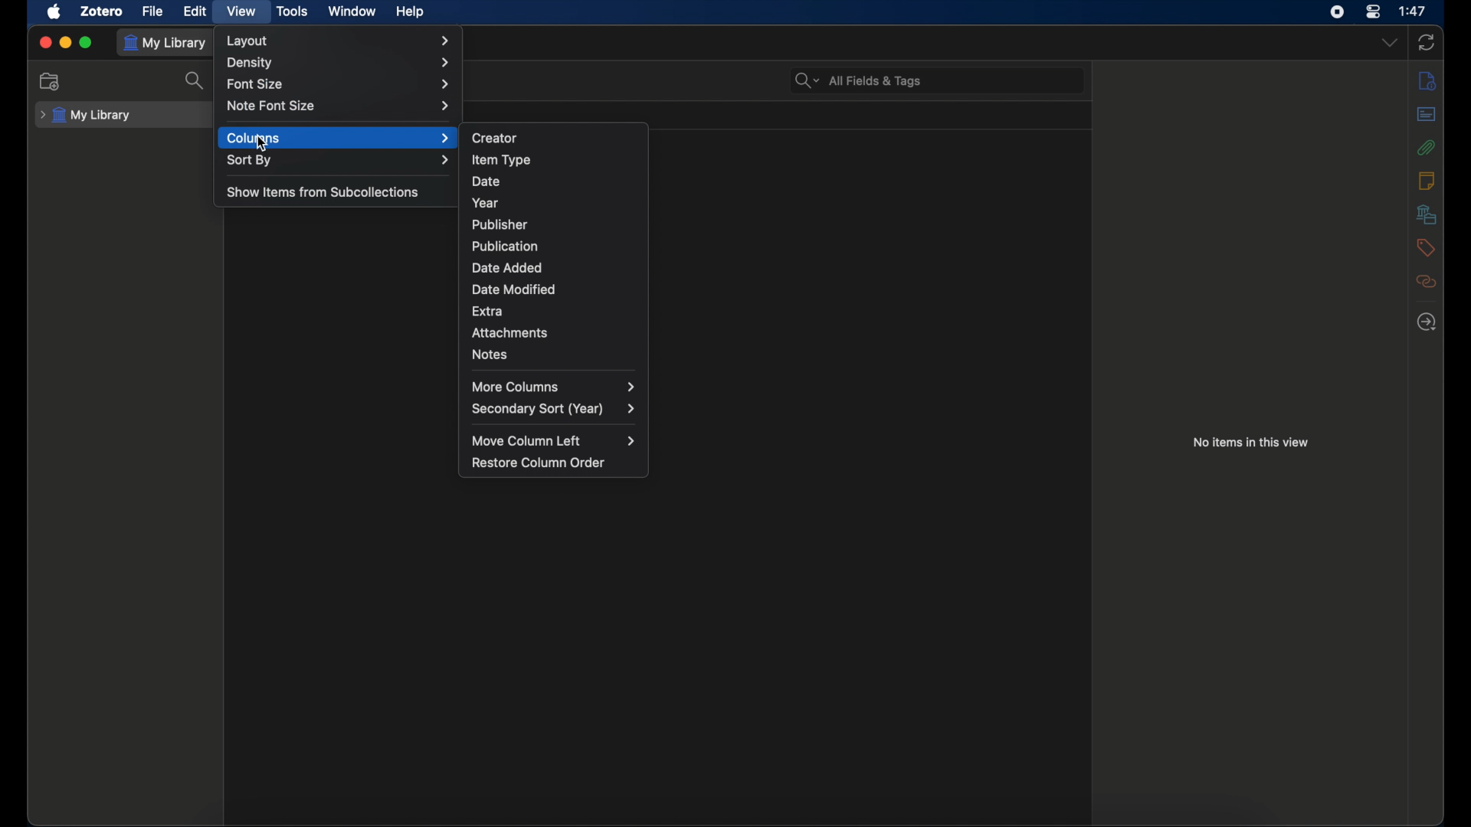 The image size is (1471, 827). Describe the element at coordinates (1428, 81) in the screenshot. I see `info` at that location.